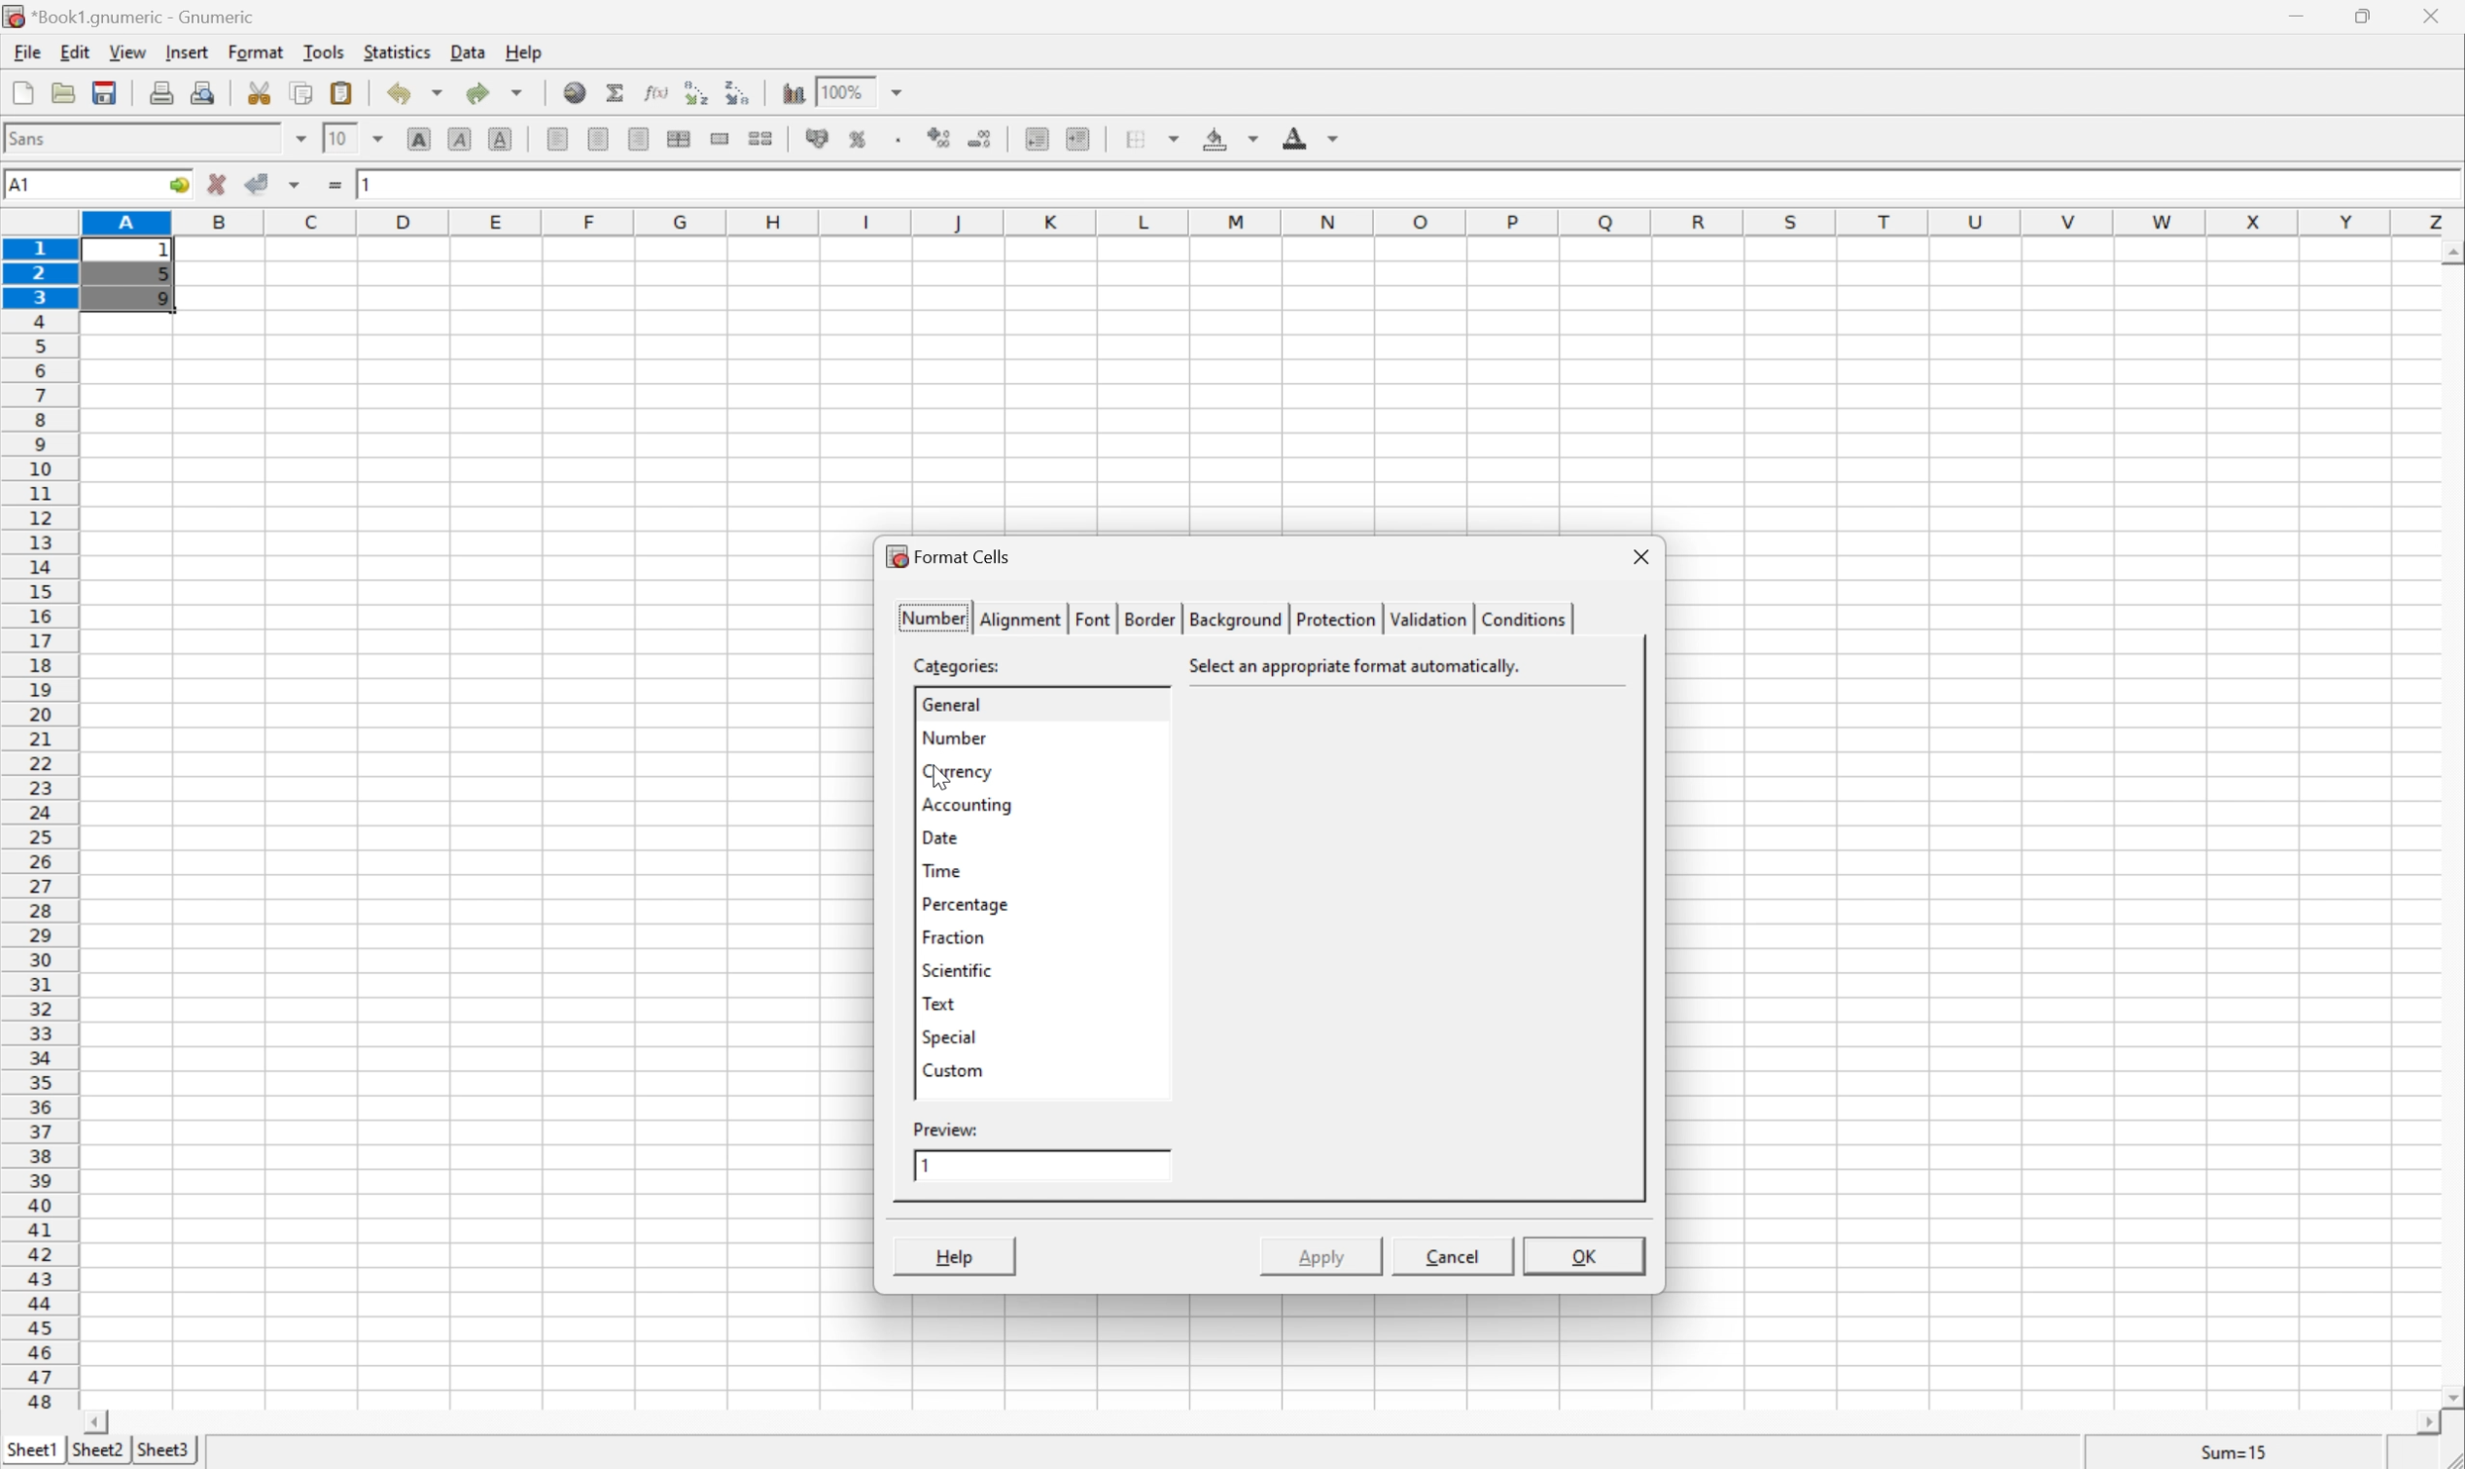 This screenshot has width=2465, height=1469. I want to click on accept changes, so click(259, 181).